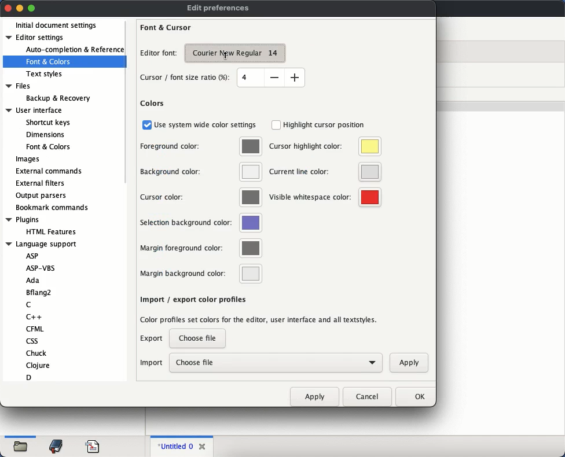 Image resolution: width=565 pixels, height=457 pixels. What do you see at coordinates (42, 183) in the screenshot?
I see `external filters` at bounding box center [42, 183].